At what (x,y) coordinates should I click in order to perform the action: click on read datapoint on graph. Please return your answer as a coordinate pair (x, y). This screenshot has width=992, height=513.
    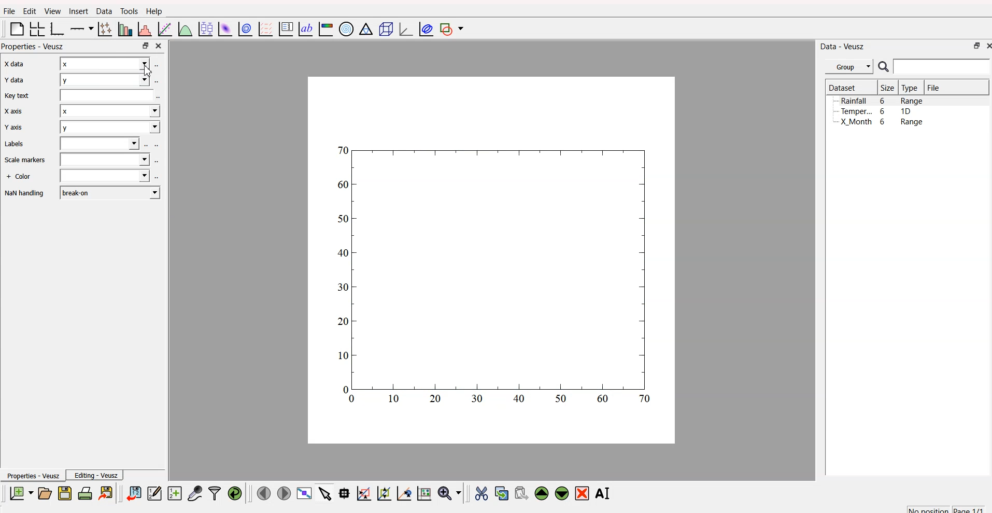
    Looking at the image, I should click on (343, 493).